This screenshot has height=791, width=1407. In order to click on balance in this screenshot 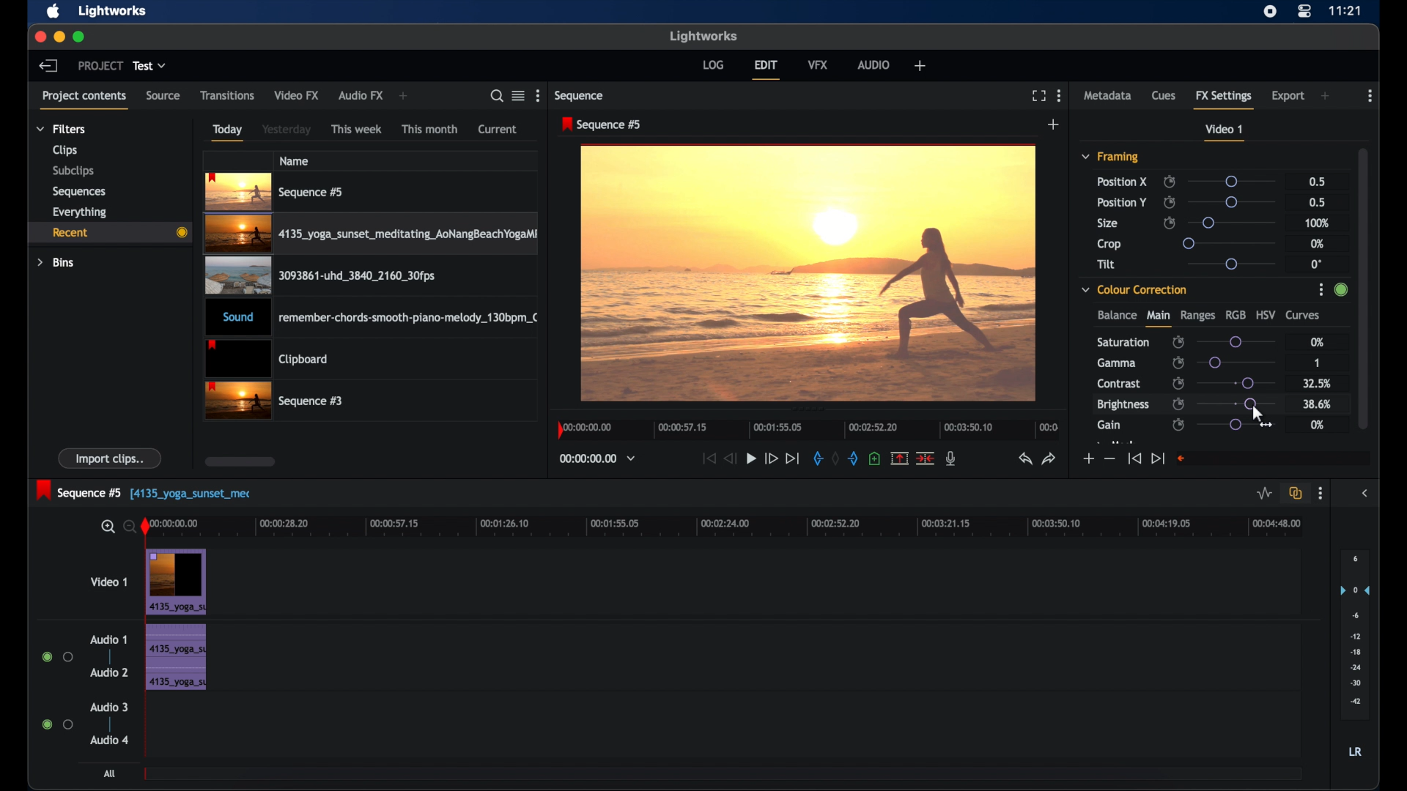, I will do `click(1116, 315)`.